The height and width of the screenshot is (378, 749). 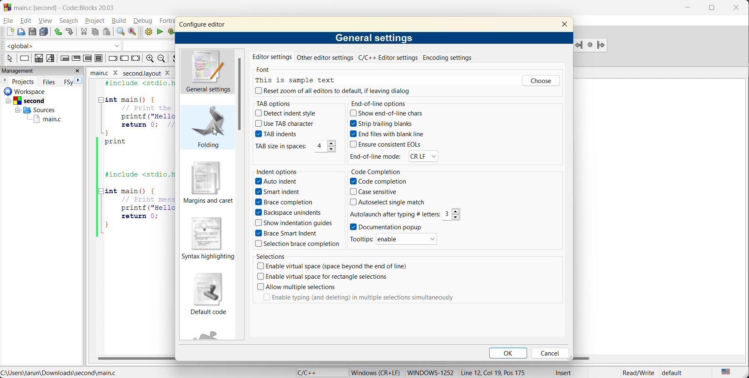 I want to click on block instruction, so click(x=99, y=58).